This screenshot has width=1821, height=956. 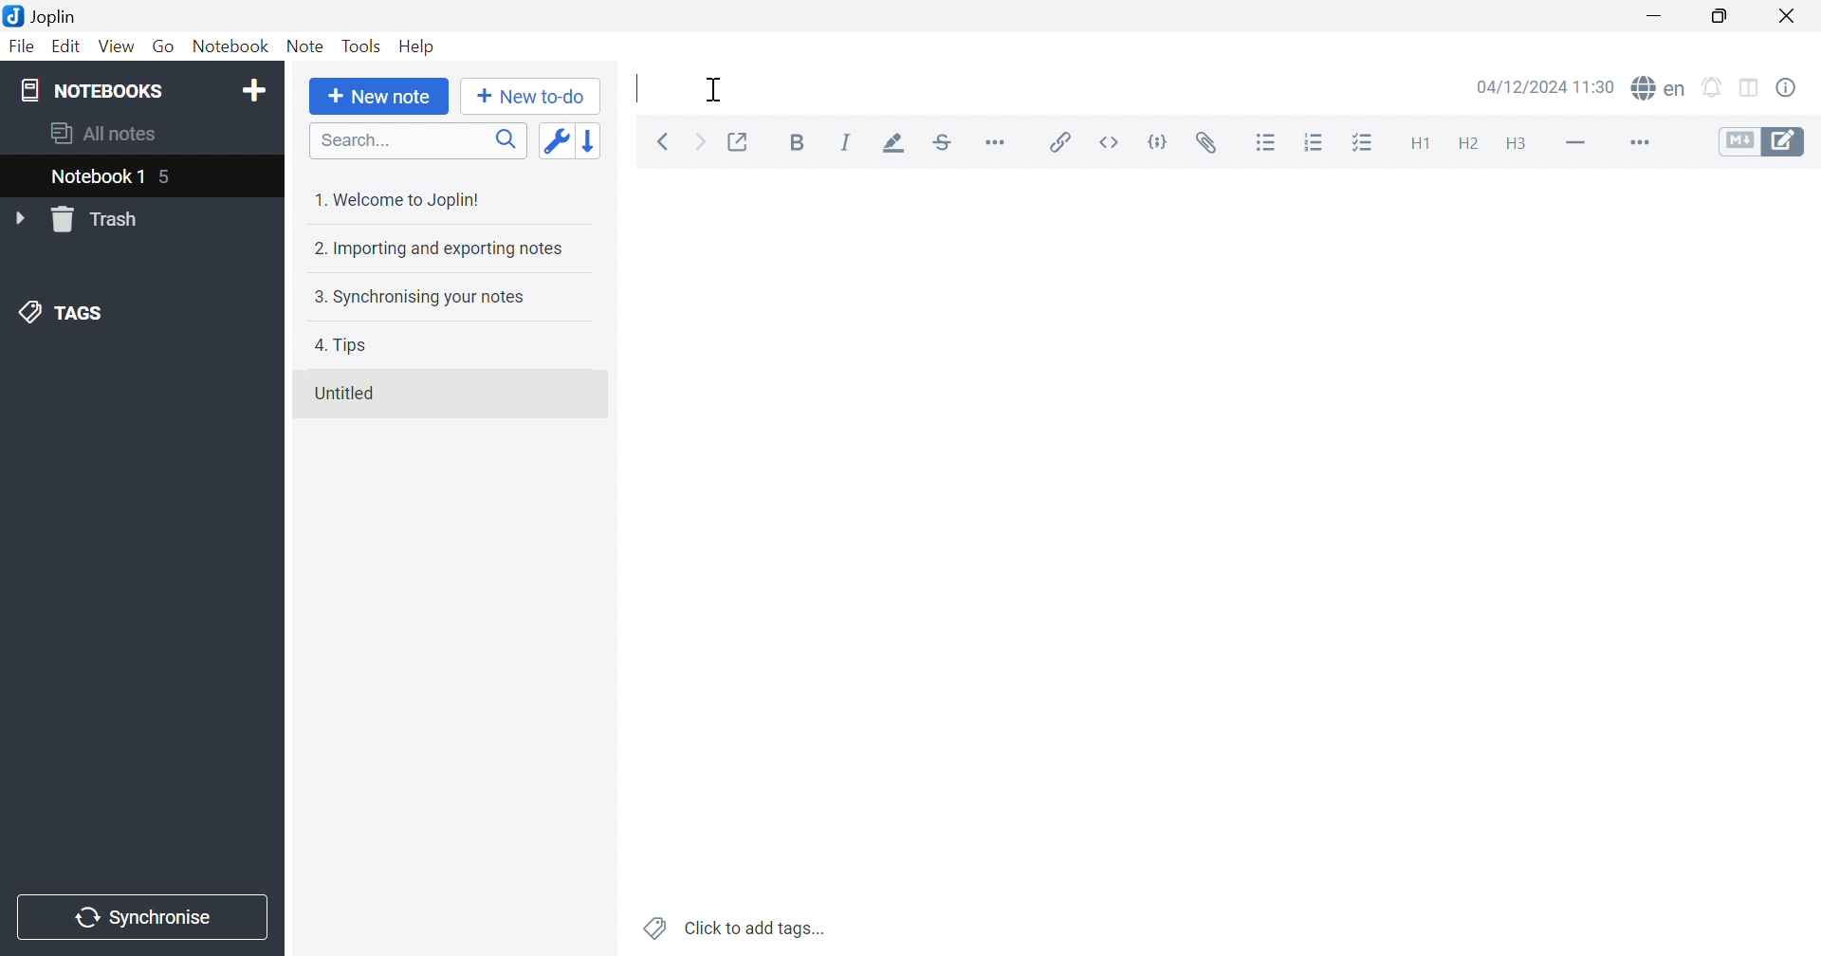 I want to click on 5, so click(x=169, y=178).